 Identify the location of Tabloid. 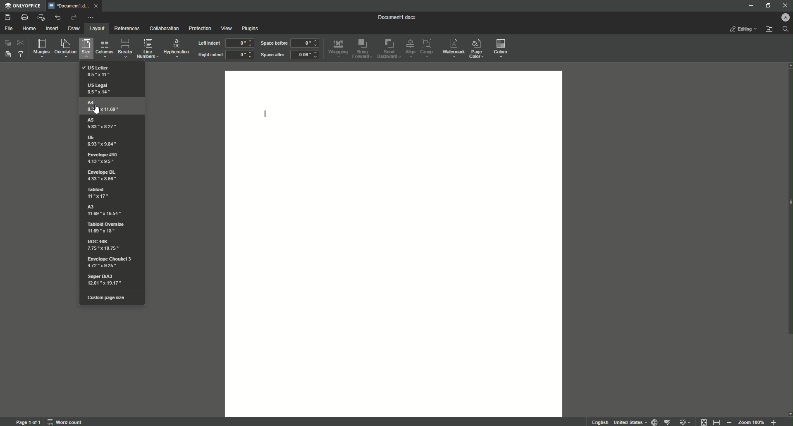
(98, 194).